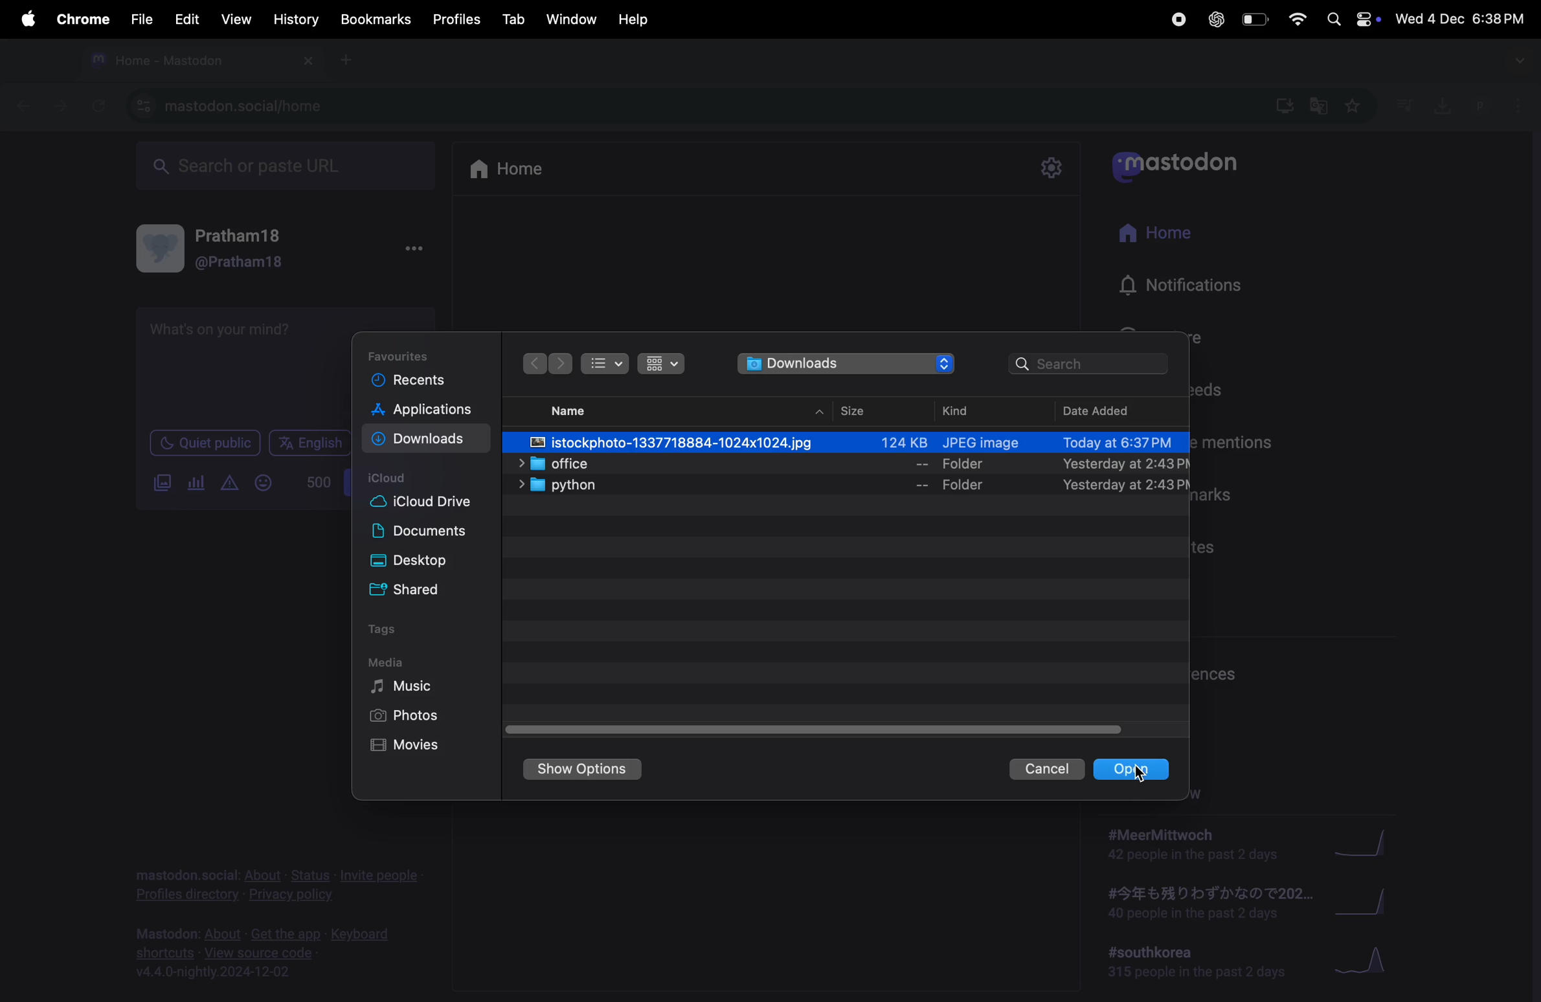 The image size is (1541, 1002). Describe the element at coordinates (1215, 19) in the screenshot. I see `chatgpt` at that location.